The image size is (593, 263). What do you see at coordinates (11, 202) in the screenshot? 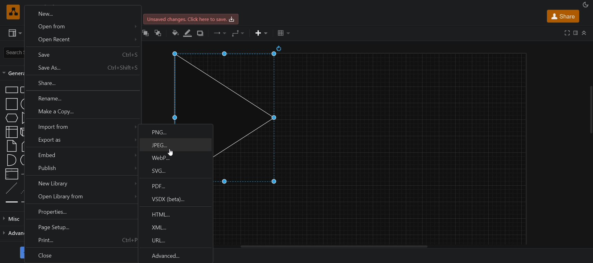
I see `link` at bounding box center [11, 202].